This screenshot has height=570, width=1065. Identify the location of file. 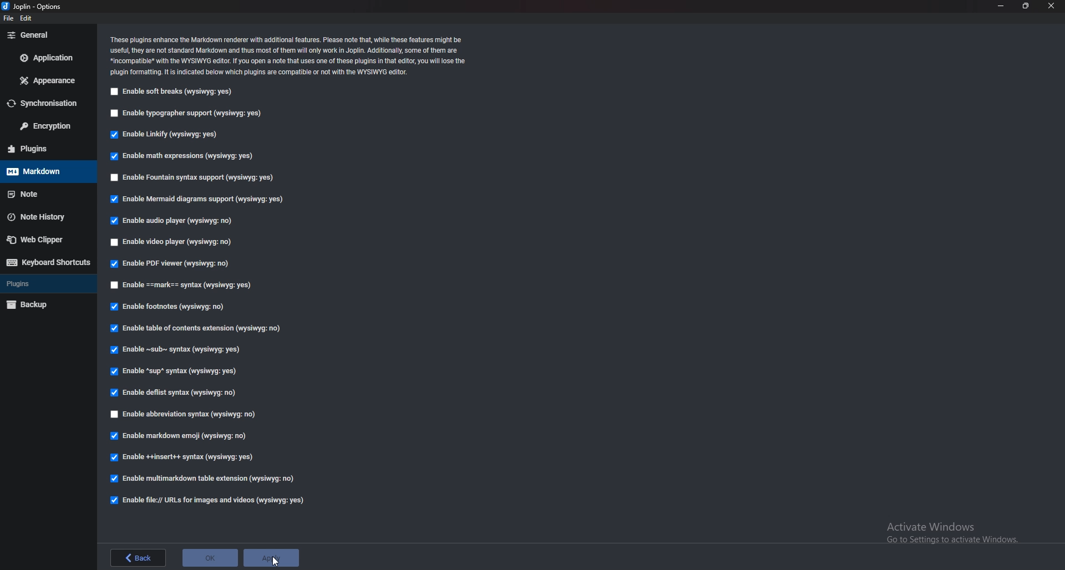
(10, 18).